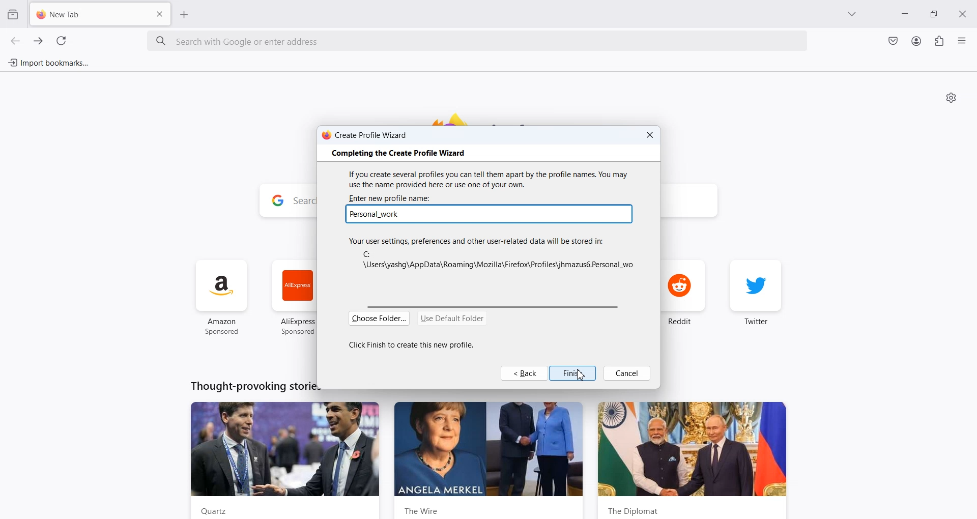 This screenshot has height=519, width=977. What do you see at coordinates (15, 41) in the screenshot?
I see `Go back one page` at bounding box center [15, 41].